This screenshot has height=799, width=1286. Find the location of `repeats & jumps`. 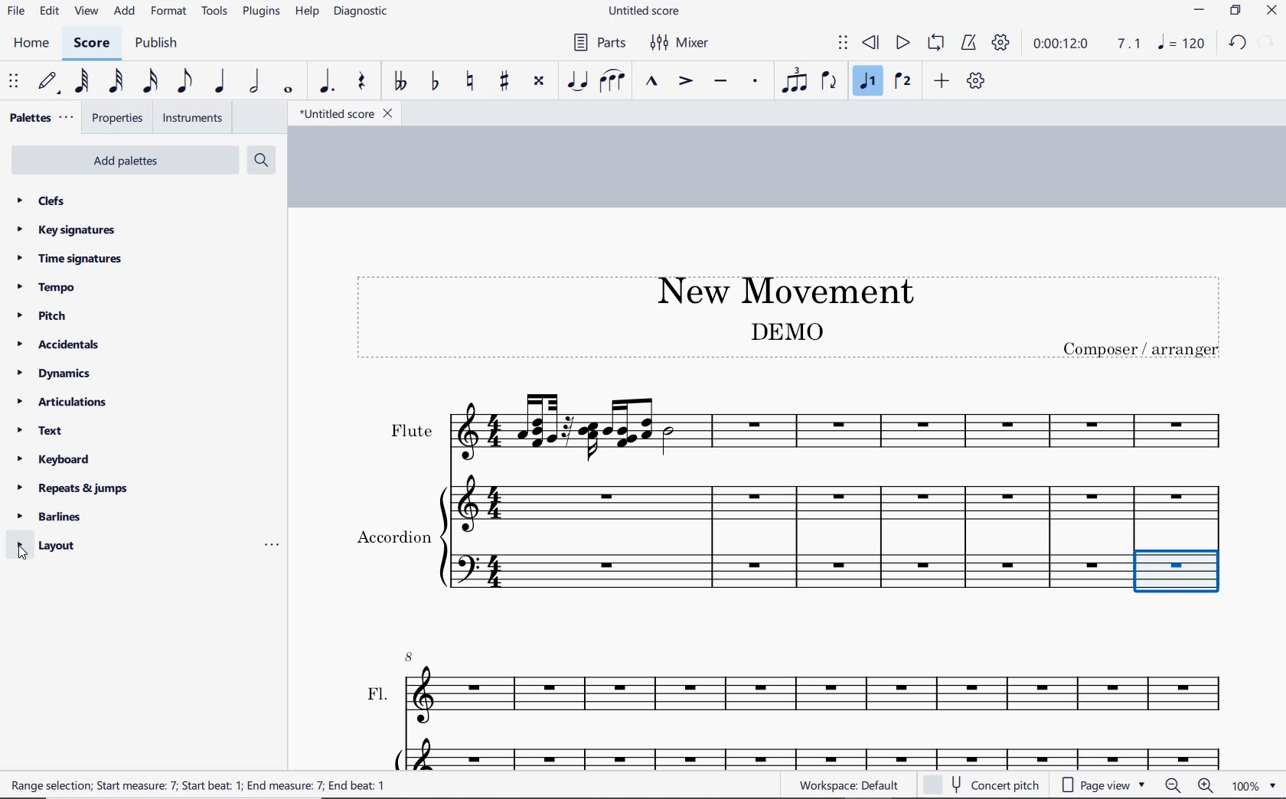

repeats & jumps is located at coordinates (73, 486).